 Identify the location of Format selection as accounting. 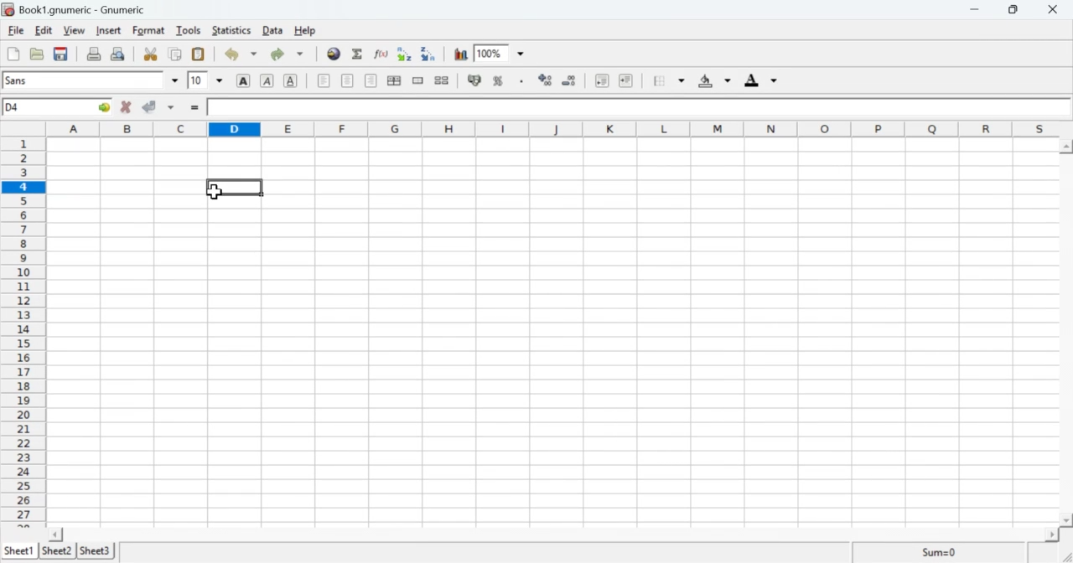
(474, 80).